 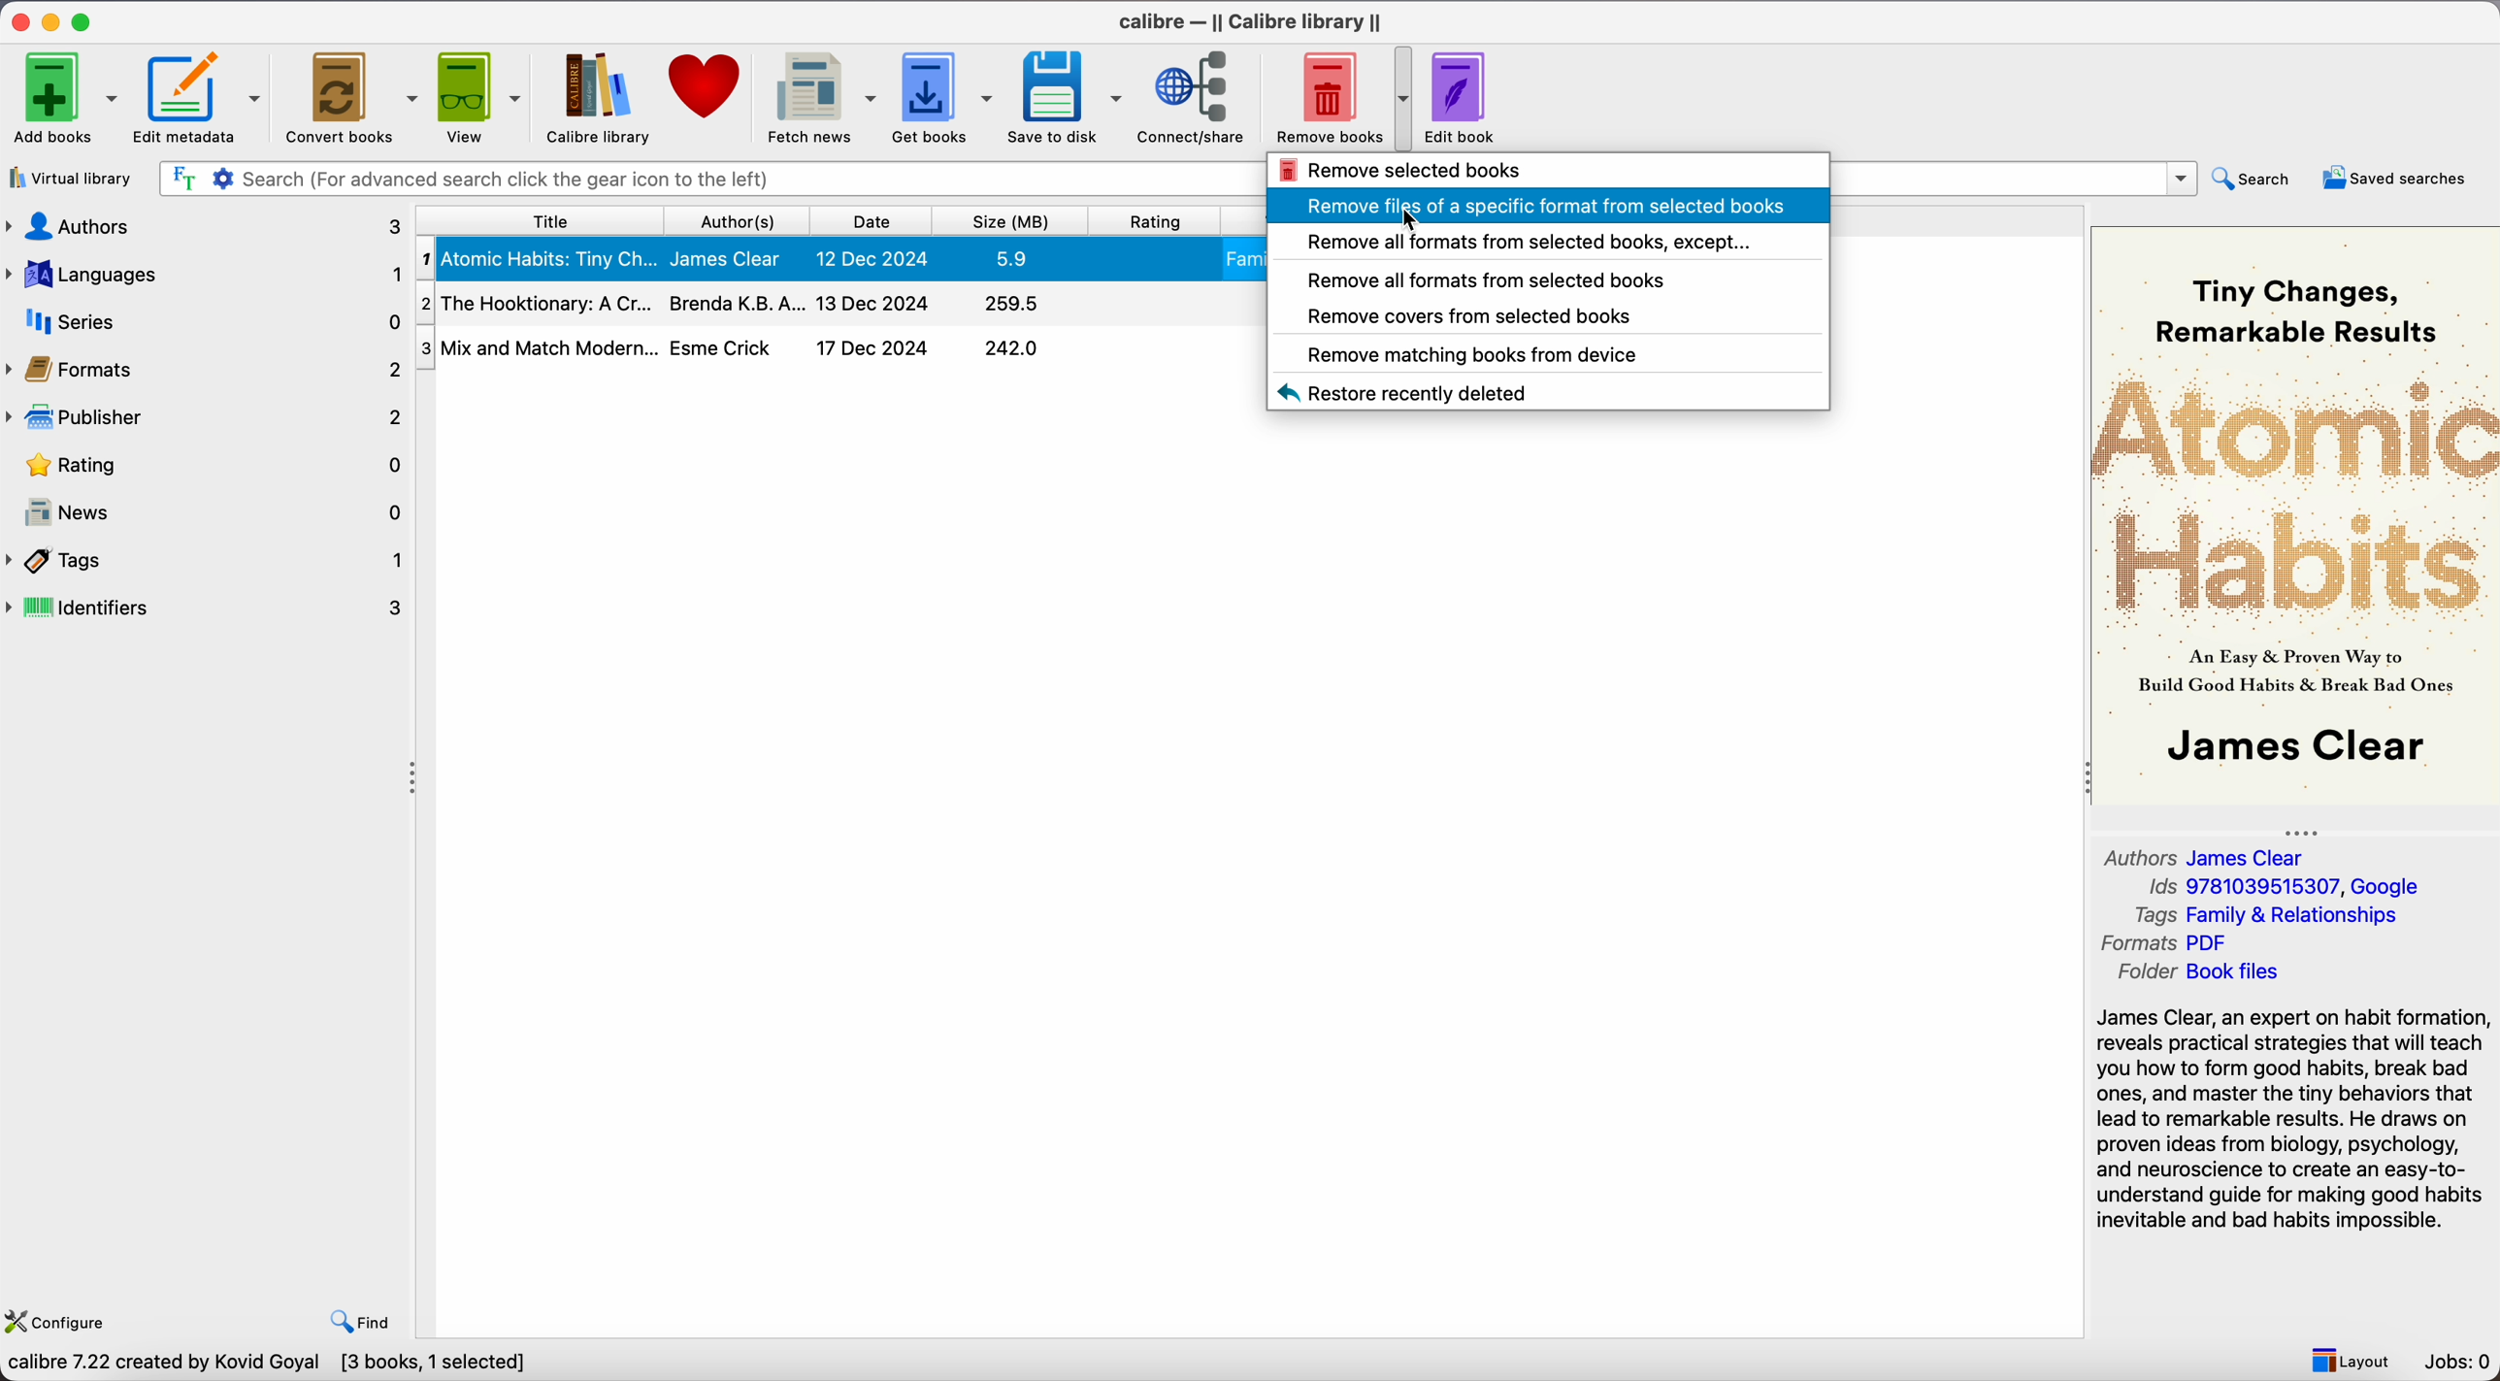 I want to click on edit book, so click(x=1465, y=95).